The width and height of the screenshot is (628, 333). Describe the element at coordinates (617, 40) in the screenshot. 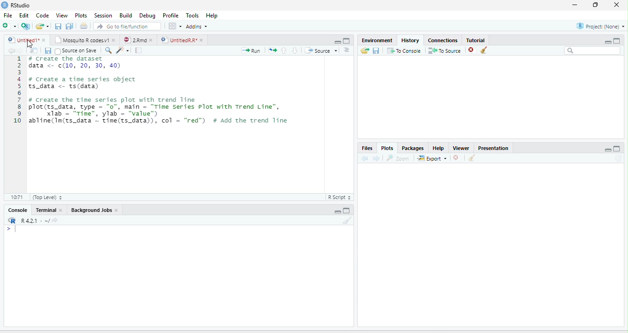

I see `Maximize` at that location.